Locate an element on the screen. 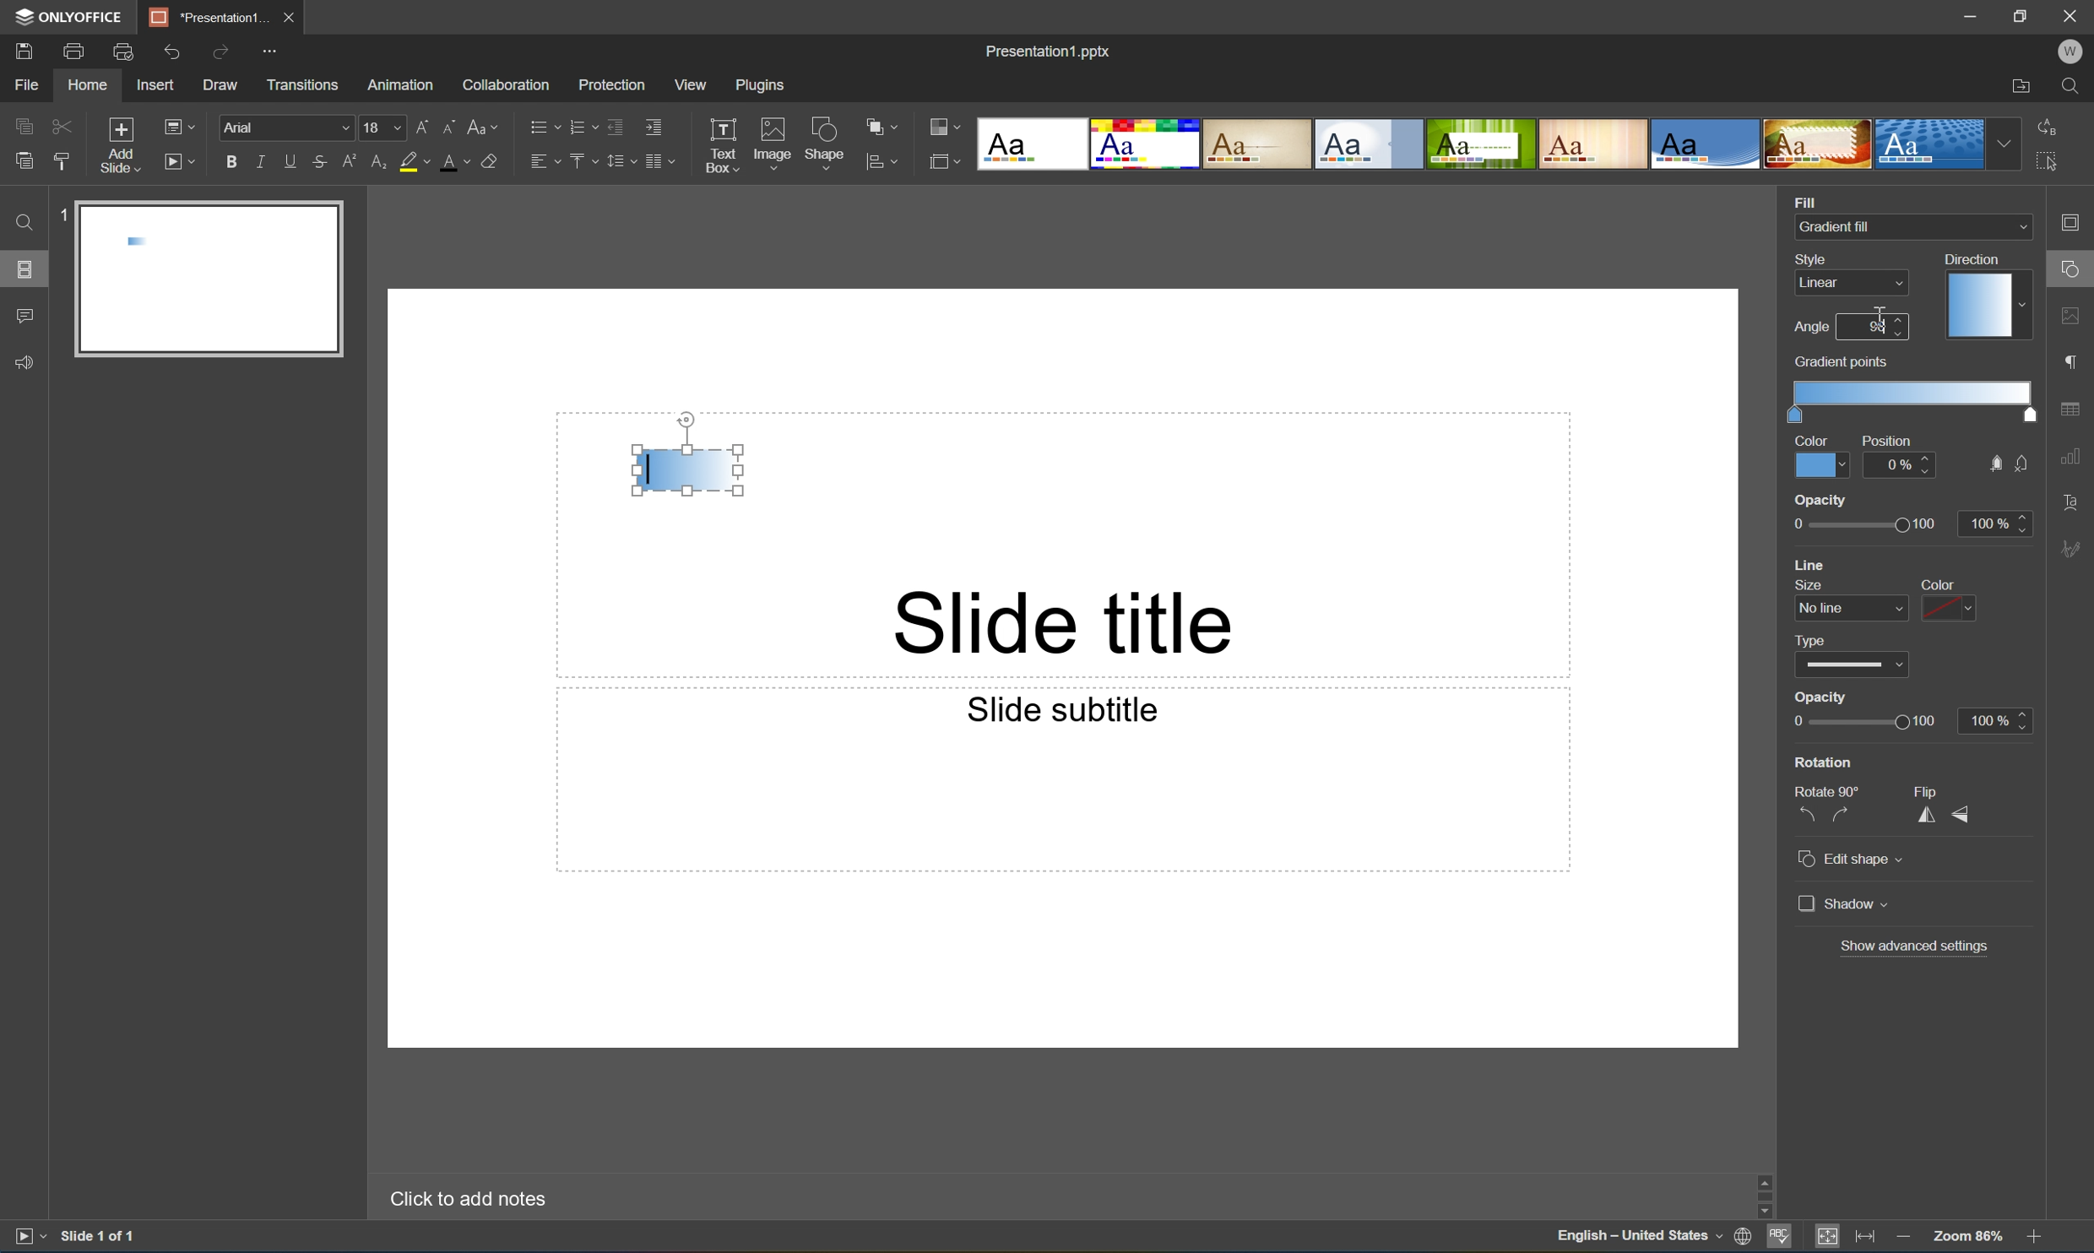 This screenshot has width=2094, height=1253. Slide title is located at coordinates (1070, 621).